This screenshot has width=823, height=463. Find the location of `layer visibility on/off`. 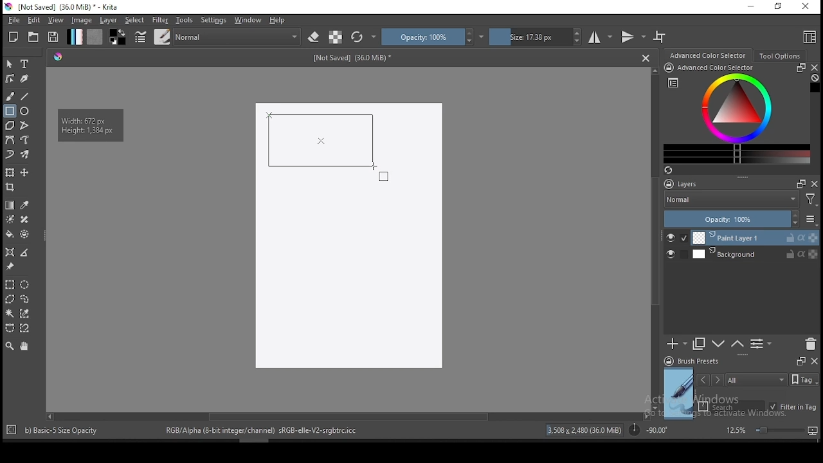

layer visibility on/off is located at coordinates (677, 238).